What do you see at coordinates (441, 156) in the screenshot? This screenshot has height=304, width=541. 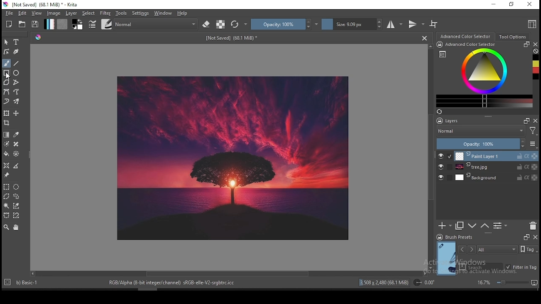 I see `layer visibility on/off` at bounding box center [441, 156].